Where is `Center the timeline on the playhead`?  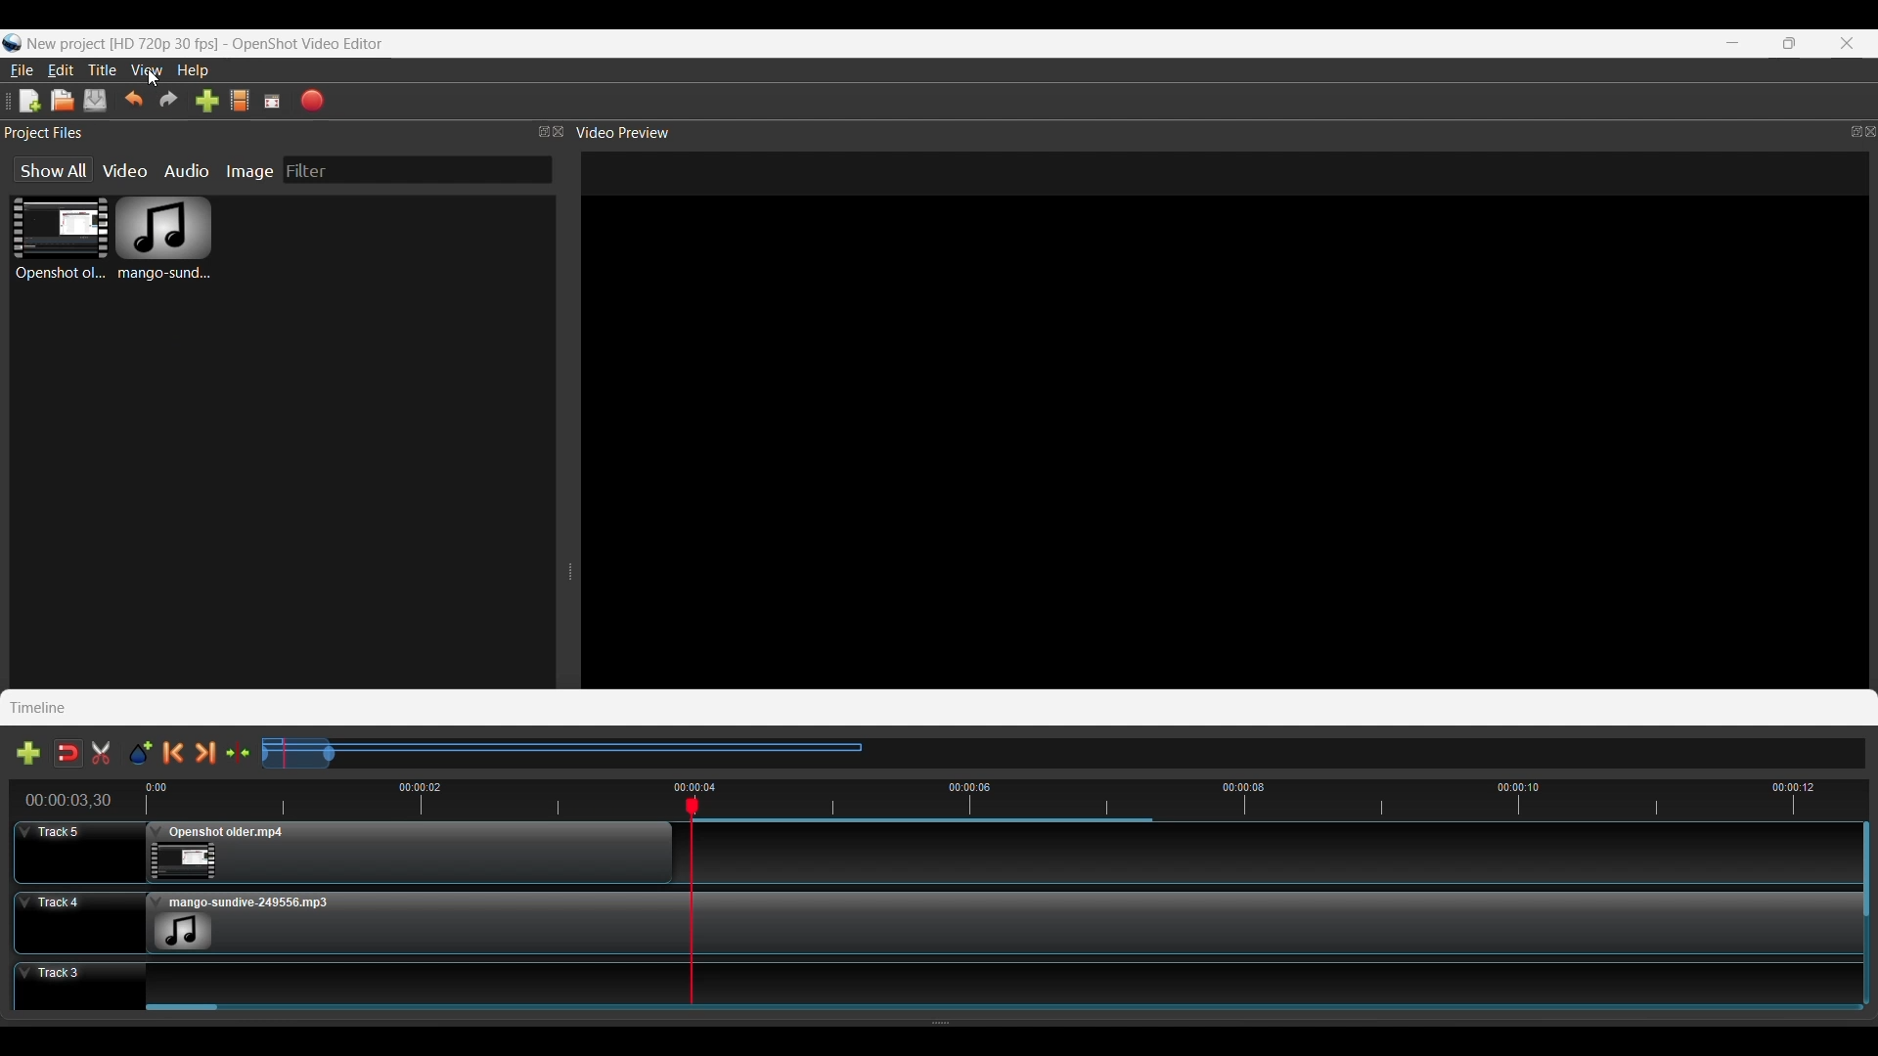
Center the timeline on the playhead is located at coordinates (239, 752).